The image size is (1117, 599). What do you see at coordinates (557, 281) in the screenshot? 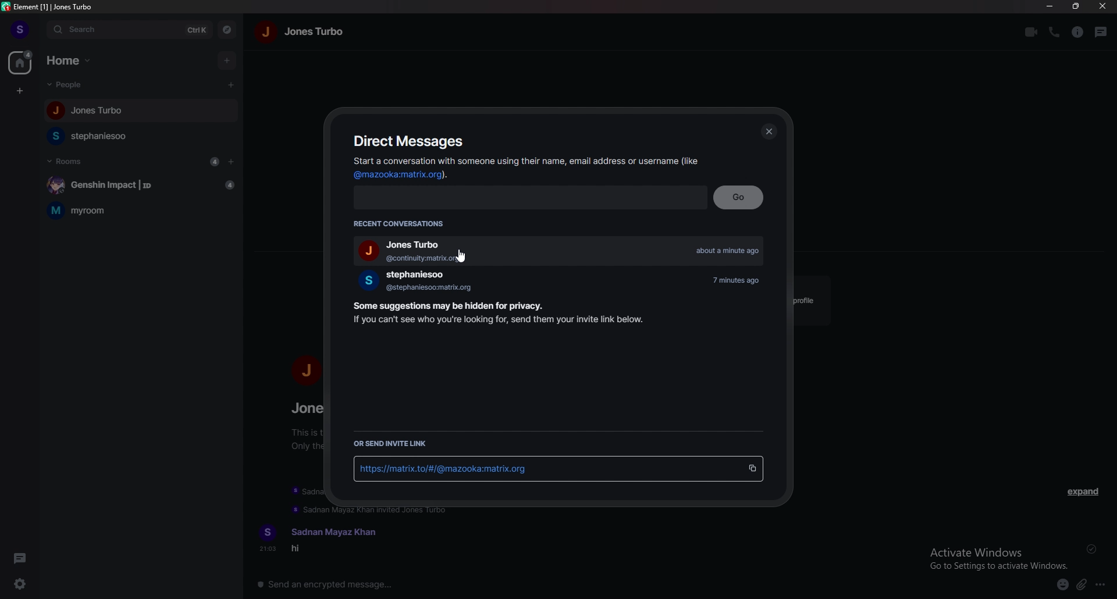
I see `stephaniesoo 7 minutes ago @stephaniesoo:matrix.org` at bounding box center [557, 281].